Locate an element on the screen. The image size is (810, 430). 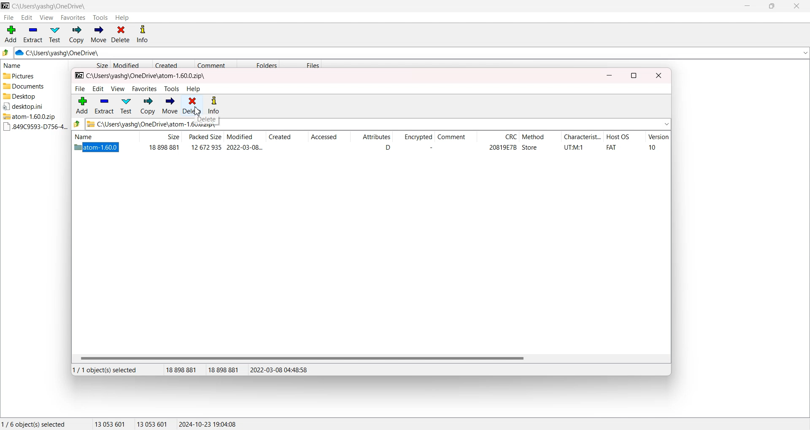
13 053 601 is located at coordinates (153, 424).